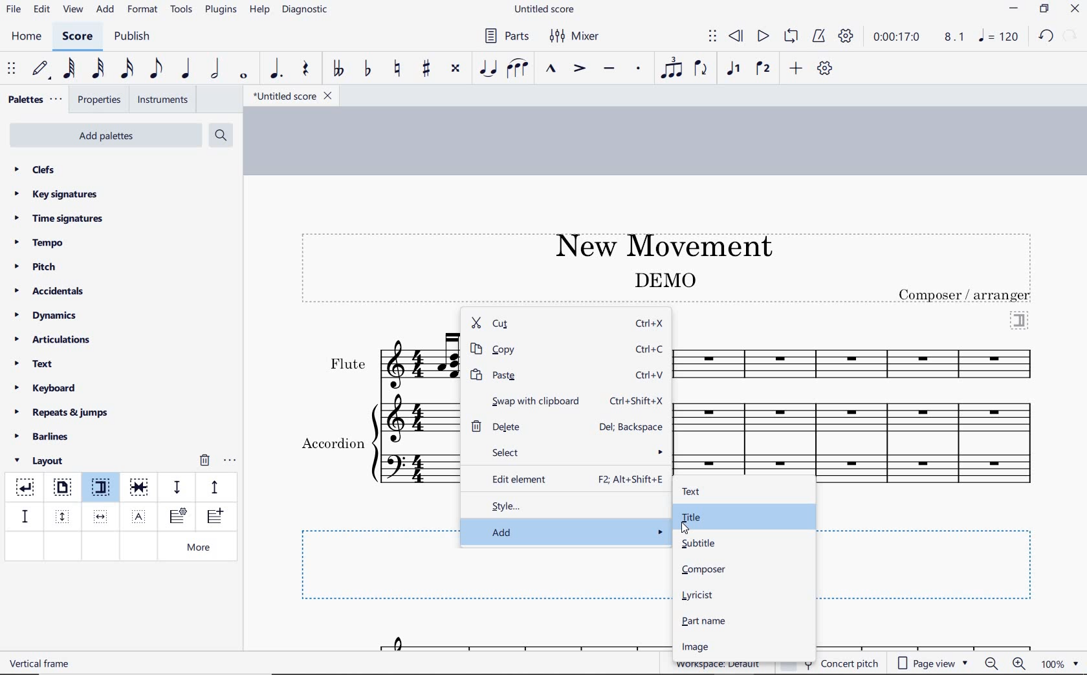 The height and width of the screenshot is (675, 1087). I want to click on restore down, so click(1045, 10).